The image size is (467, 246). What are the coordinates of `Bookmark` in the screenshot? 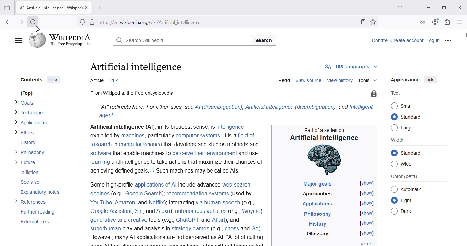 It's located at (372, 22).